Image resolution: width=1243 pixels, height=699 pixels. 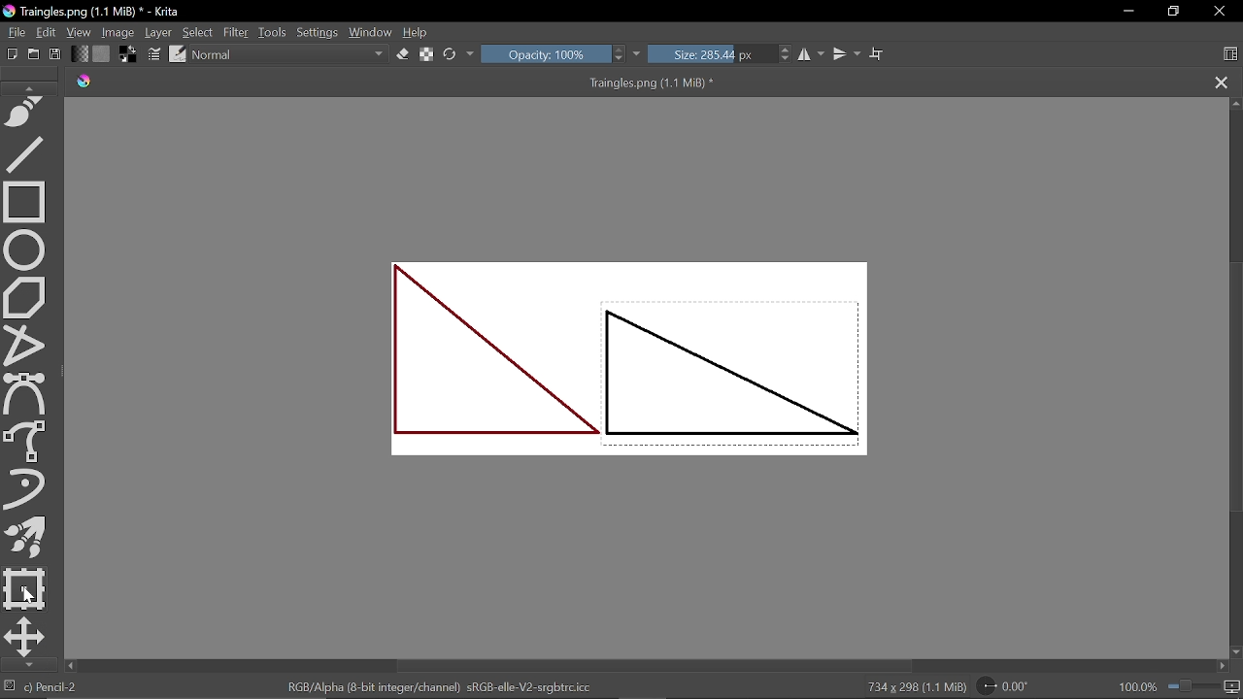 What do you see at coordinates (428, 54) in the screenshot?
I see `Preserve alpha` at bounding box center [428, 54].